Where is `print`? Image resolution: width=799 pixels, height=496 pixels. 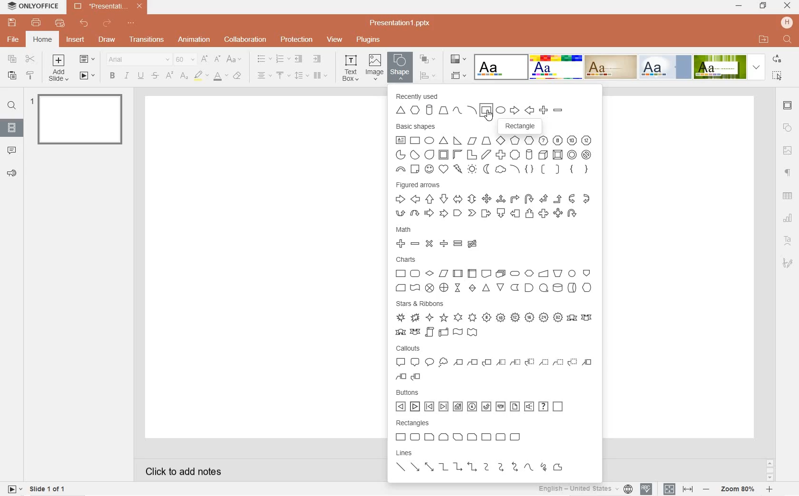 print is located at coordinates (37, 23).